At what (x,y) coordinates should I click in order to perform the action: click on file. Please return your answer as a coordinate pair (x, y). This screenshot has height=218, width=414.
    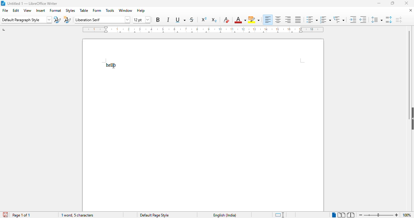
    Looking at the image, I should click on (5, 10).